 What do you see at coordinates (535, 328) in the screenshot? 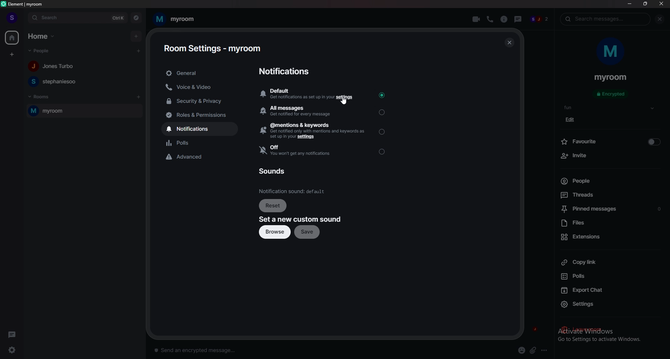
I see `j` at bounding box center [535, 328].